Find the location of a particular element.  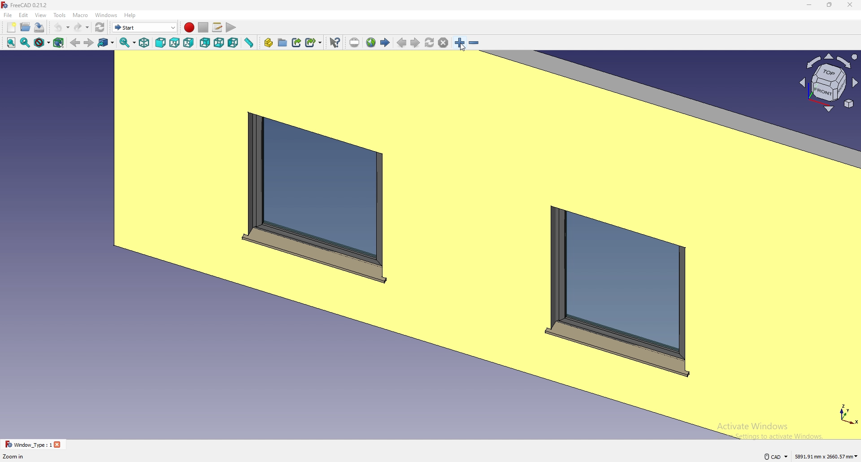

refresh web page is located at coordinates (430, 42).